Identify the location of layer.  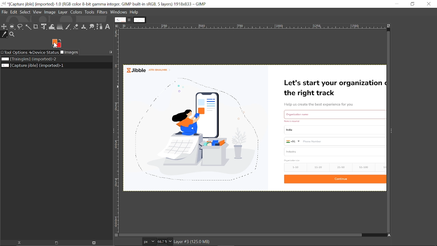
(63, 12).